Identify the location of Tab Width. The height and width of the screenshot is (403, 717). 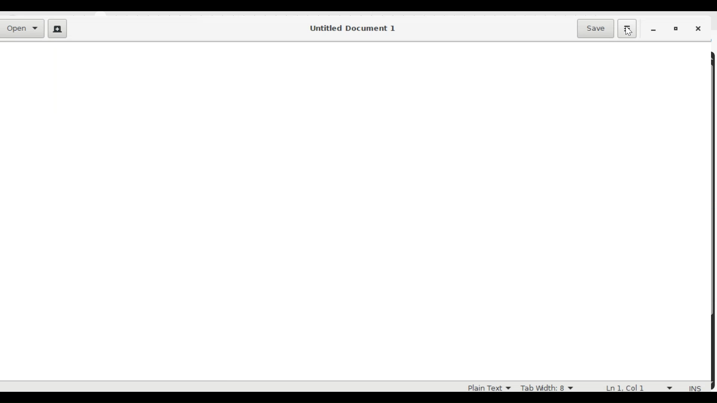
(546, 387).